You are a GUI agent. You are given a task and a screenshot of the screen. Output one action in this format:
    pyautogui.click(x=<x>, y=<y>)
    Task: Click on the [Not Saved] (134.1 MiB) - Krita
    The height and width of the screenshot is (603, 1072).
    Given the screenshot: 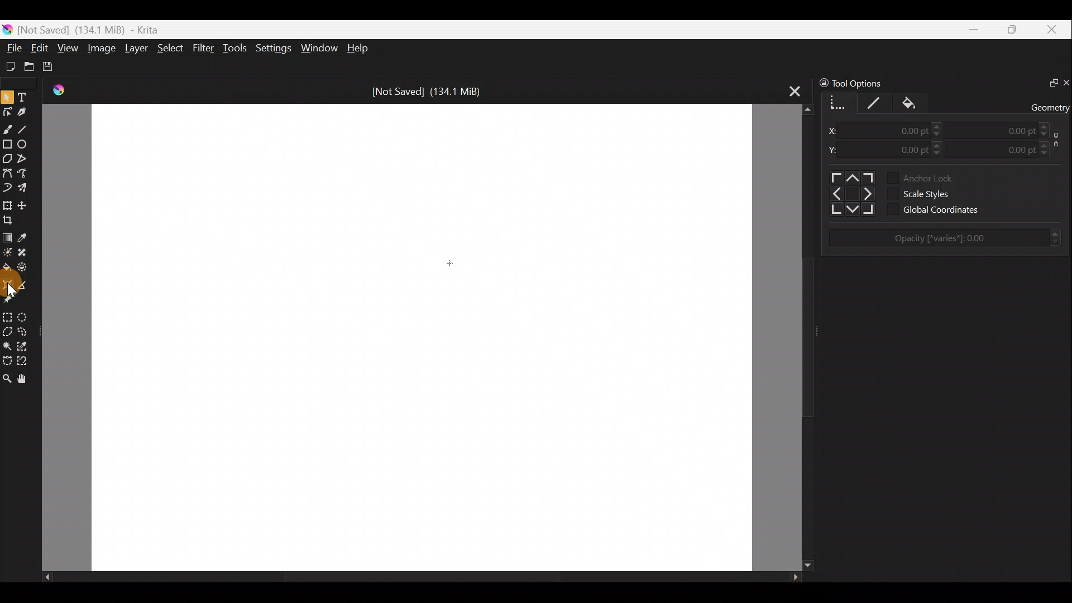 What is the action you would take?
    pyautogui.click(x=97, y=30)
    